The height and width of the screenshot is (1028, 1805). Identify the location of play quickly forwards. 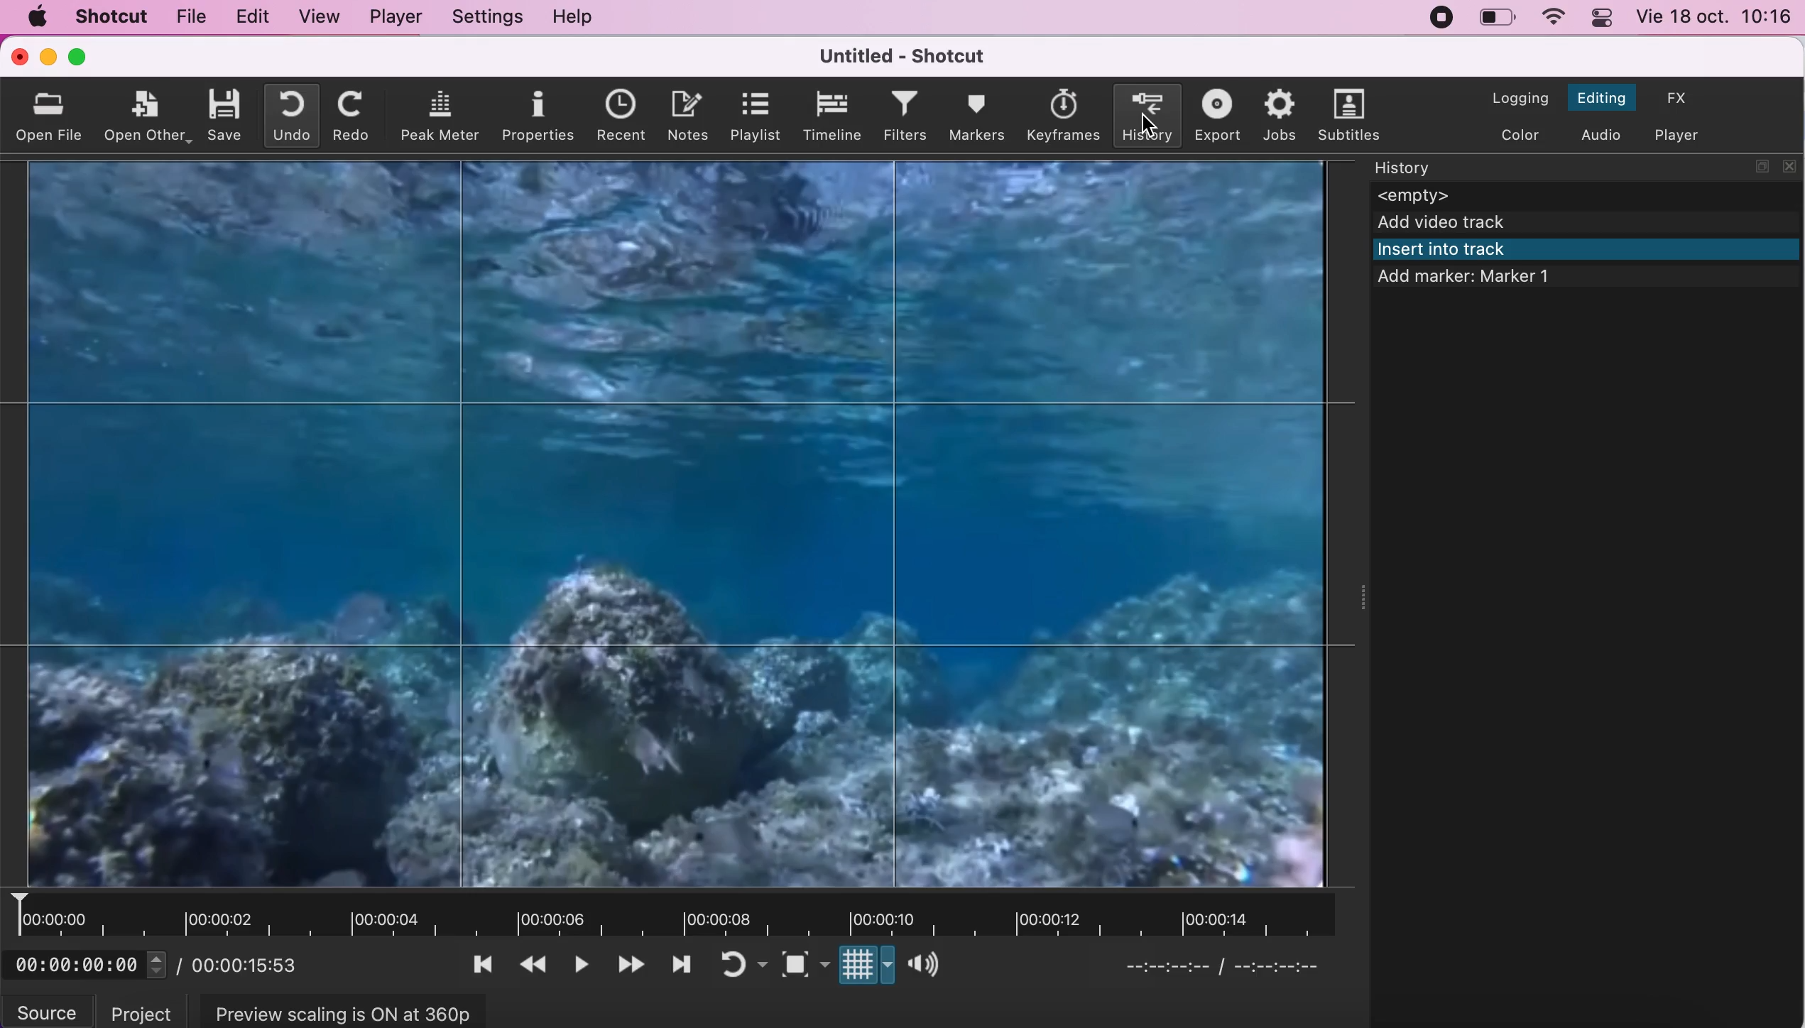
(634, 961).